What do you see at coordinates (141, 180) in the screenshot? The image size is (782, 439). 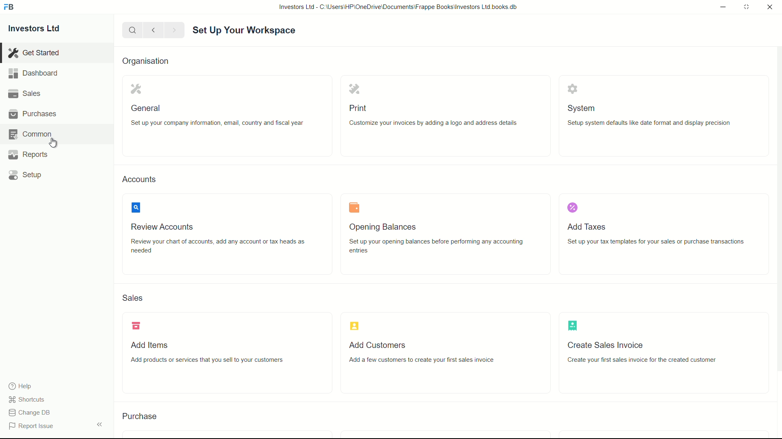 I see `Accounts` at bounding box center [141, 180].